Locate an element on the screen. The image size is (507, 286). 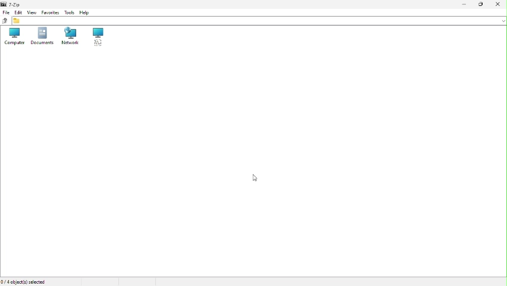
computer is located at coordinates (12, 37).